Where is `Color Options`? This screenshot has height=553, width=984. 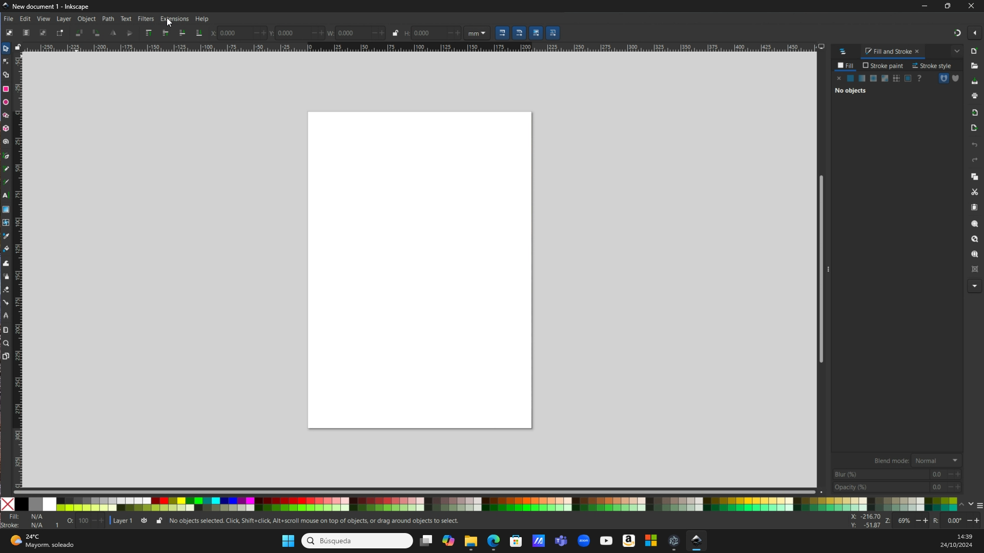 Color Options is located at coordinates (897, 473).